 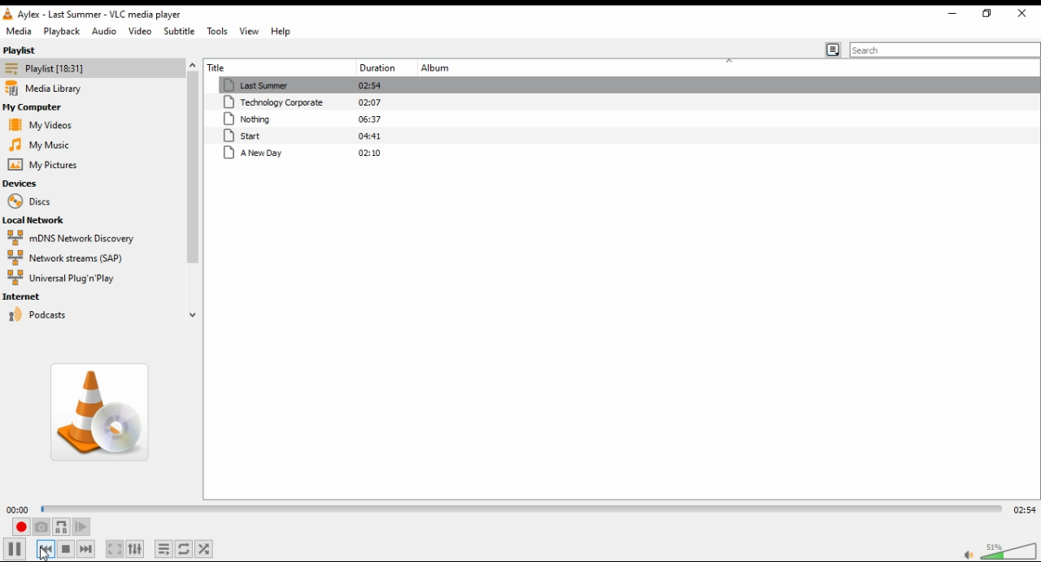 I want to click on close window, so click(x=1022, y=13).